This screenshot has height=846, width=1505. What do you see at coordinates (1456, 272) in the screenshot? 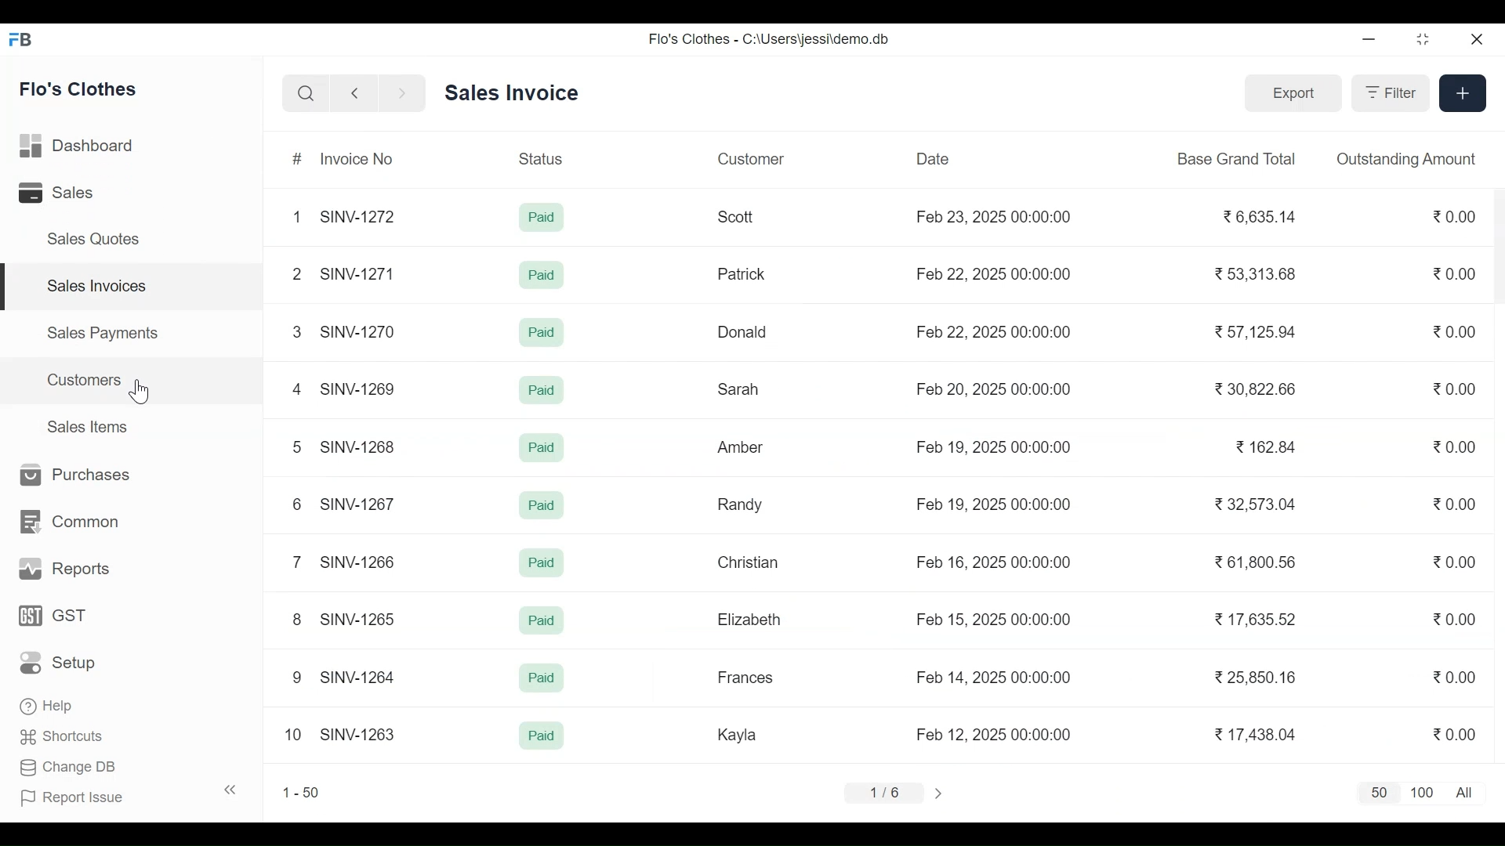
I see `0.00` at bounding box center [1456, 272].